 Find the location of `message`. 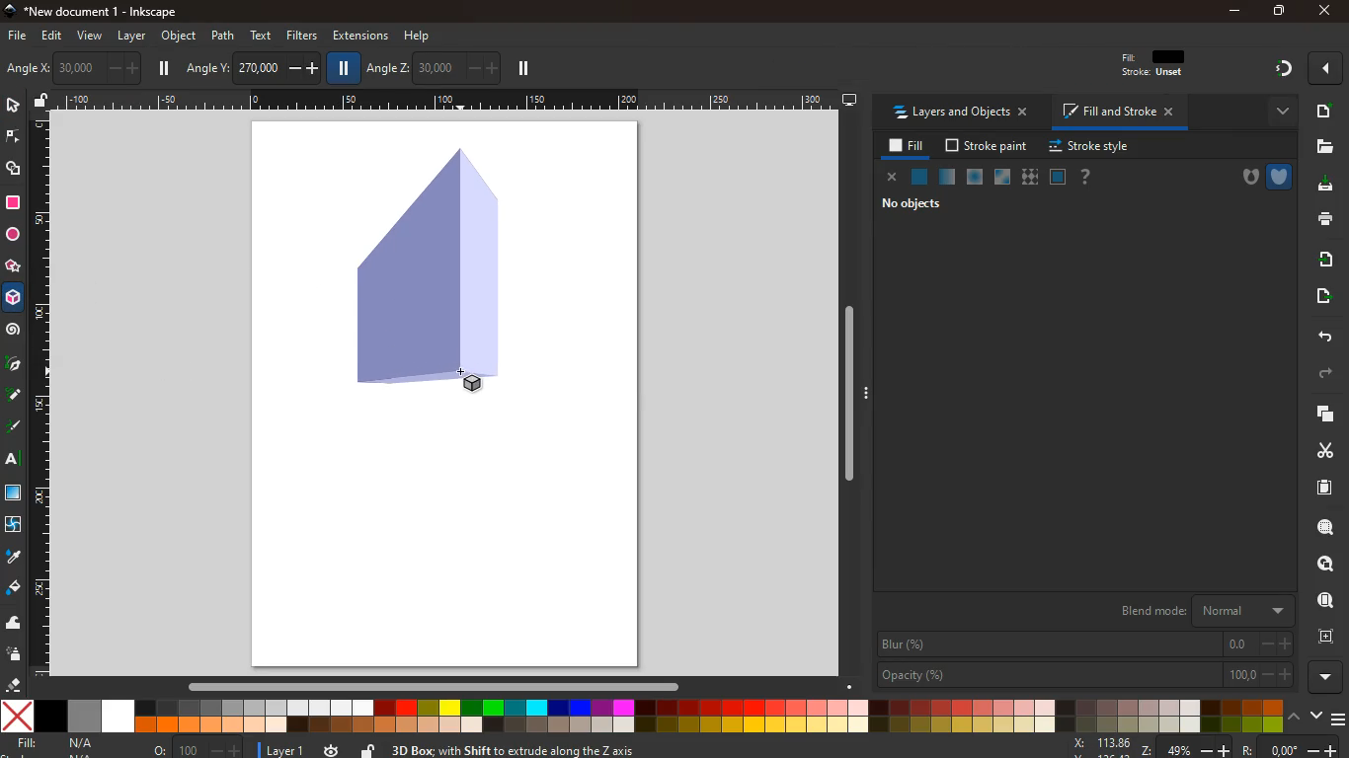

message is located at coordinates (696, 749).